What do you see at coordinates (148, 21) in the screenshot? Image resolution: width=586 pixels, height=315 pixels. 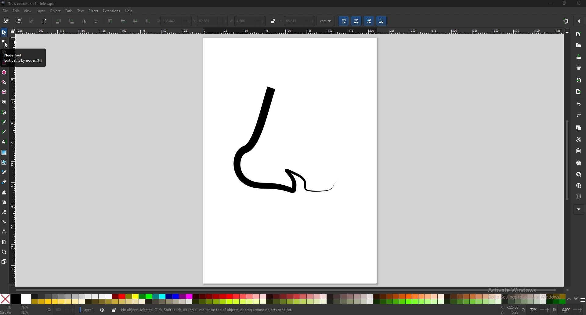 I see `lower selection to bottom` at bounding box center [148, 21].